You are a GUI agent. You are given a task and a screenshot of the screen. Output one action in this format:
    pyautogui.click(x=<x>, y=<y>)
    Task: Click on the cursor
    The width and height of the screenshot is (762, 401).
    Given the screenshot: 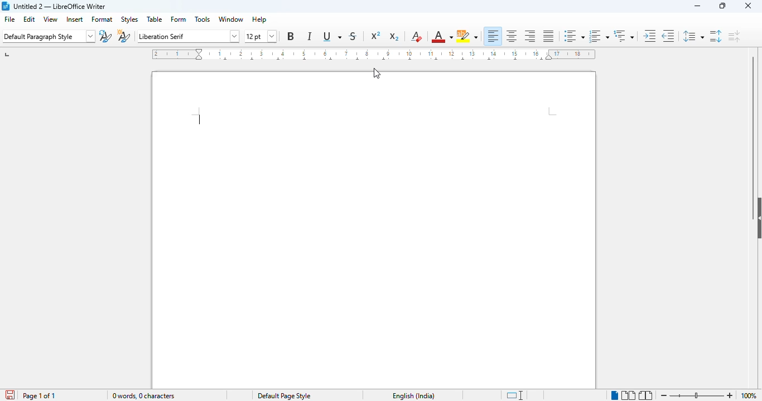 What is the action you would take?
    pyautogui.click(x=377, y=73)
    